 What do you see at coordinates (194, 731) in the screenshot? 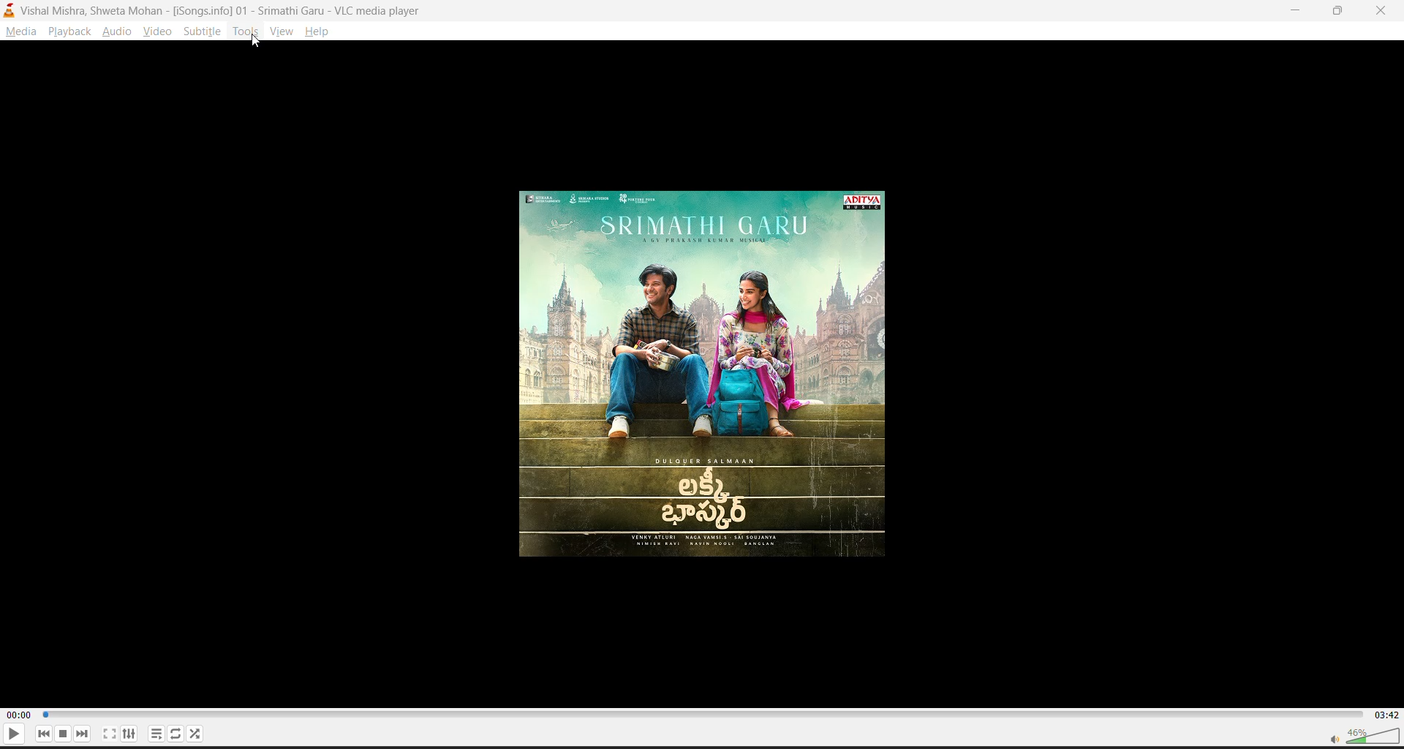
I see `random` at bounding box center [194, 731].